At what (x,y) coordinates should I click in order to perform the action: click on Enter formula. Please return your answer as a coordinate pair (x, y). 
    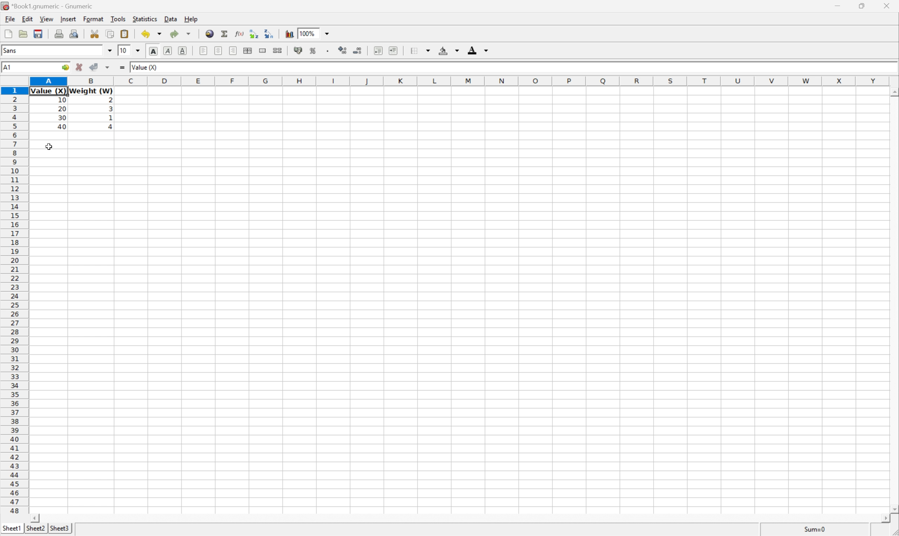
    Looking at the image, I should click on (121, 68).